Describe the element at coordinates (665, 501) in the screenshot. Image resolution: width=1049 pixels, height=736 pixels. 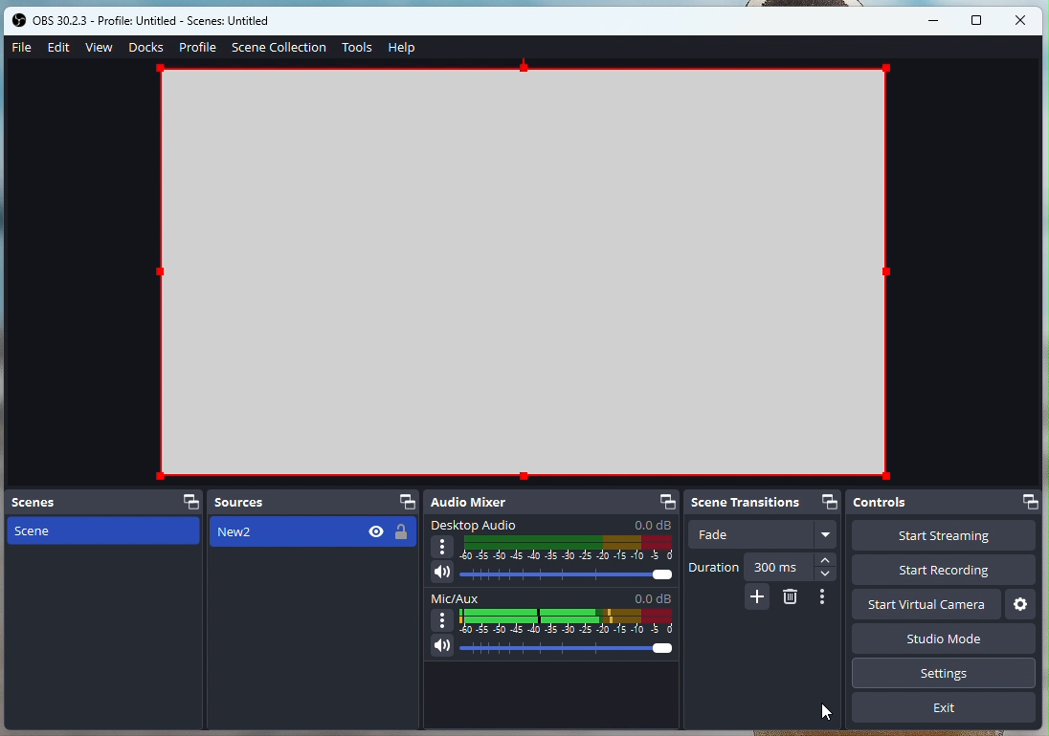
I see `dock options` at that location.